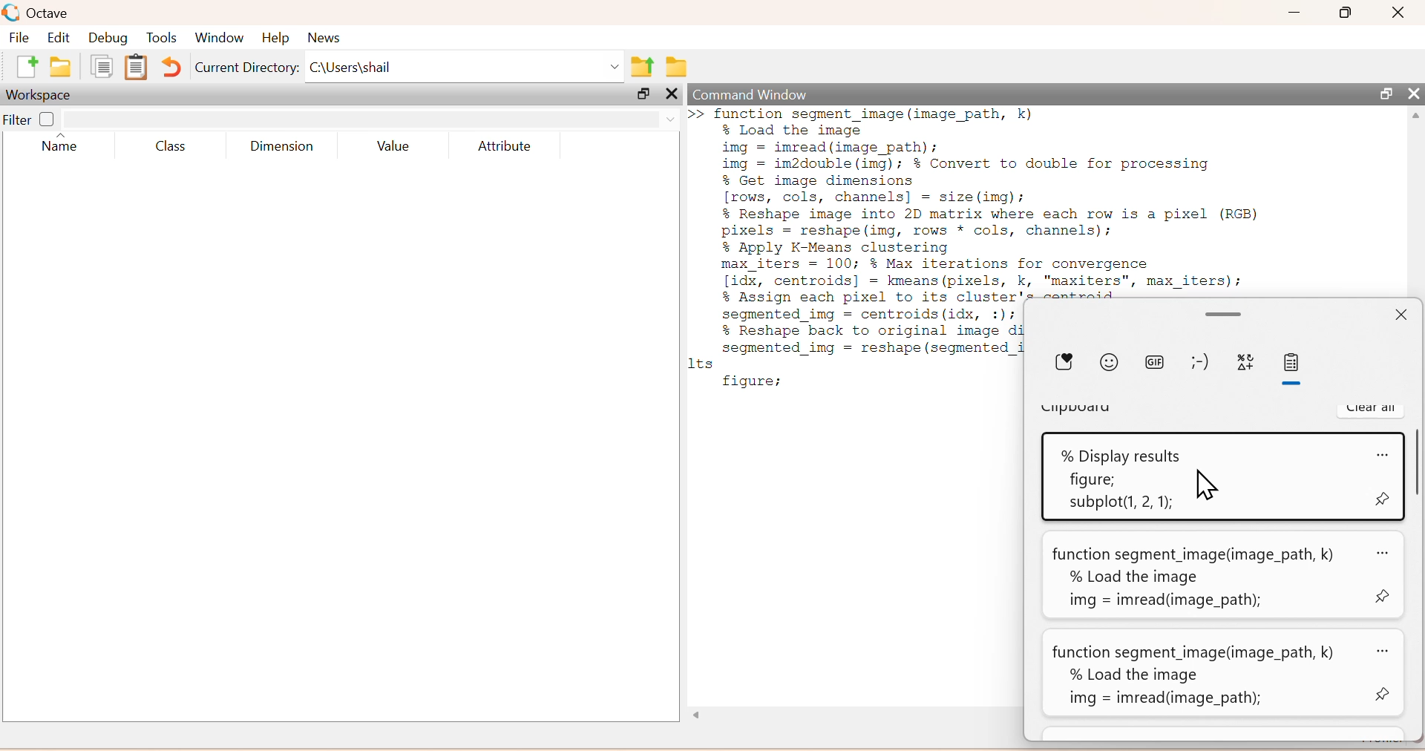  What do you see at coordinates (30, 67) in the screenshot?
I see `new script` at bounding box center [30, 67].